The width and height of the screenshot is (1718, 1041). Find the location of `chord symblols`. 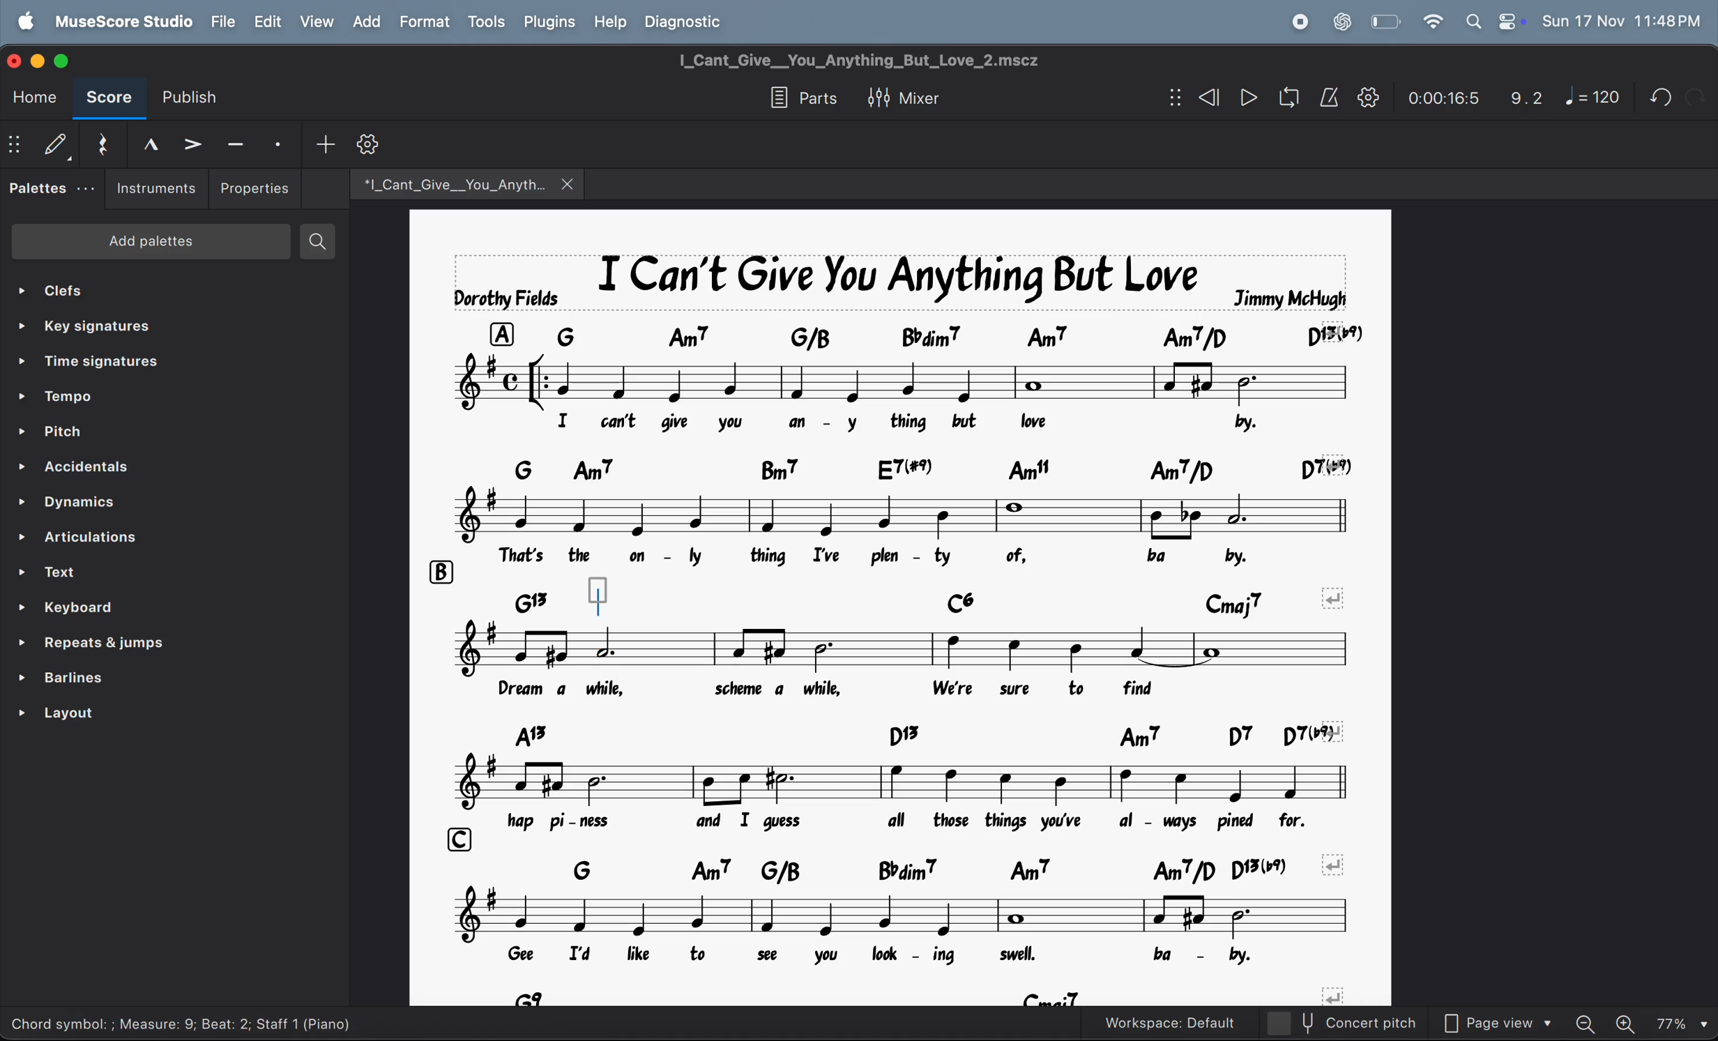

chord symblols is located at coordinates (885, 602).